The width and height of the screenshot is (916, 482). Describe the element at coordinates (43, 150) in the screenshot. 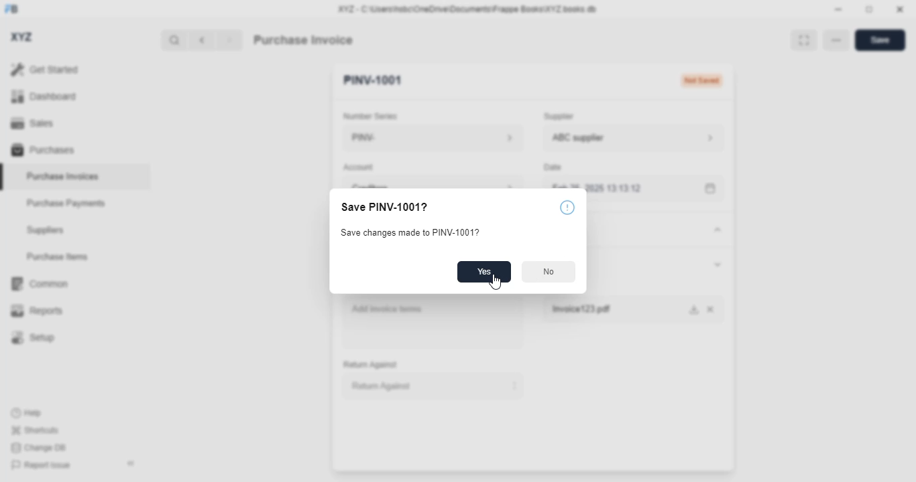

I see `purchases` at that location.